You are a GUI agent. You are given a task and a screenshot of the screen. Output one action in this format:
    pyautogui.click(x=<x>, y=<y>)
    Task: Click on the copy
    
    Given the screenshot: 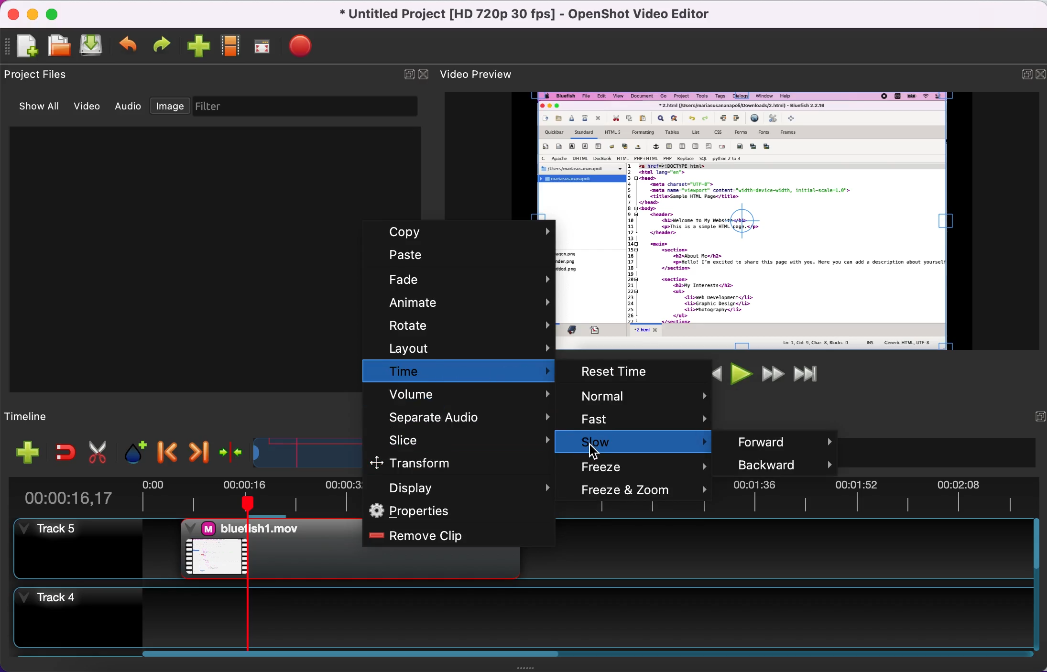 What is the action you would take?
    pyautogui.click(x=465, y=233)
    